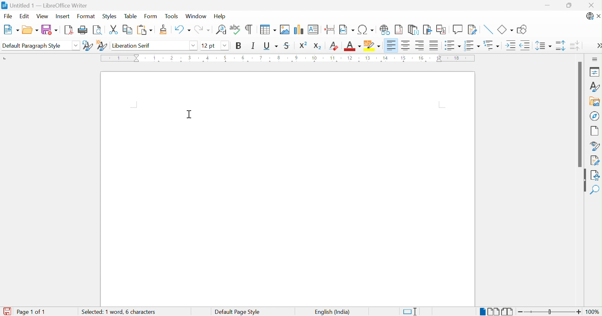 Image resolution: width=602 pixels, height=316 pixels. Describe the element at coordinates (270, 46) in the screenshot. I see `Underline` at that location.